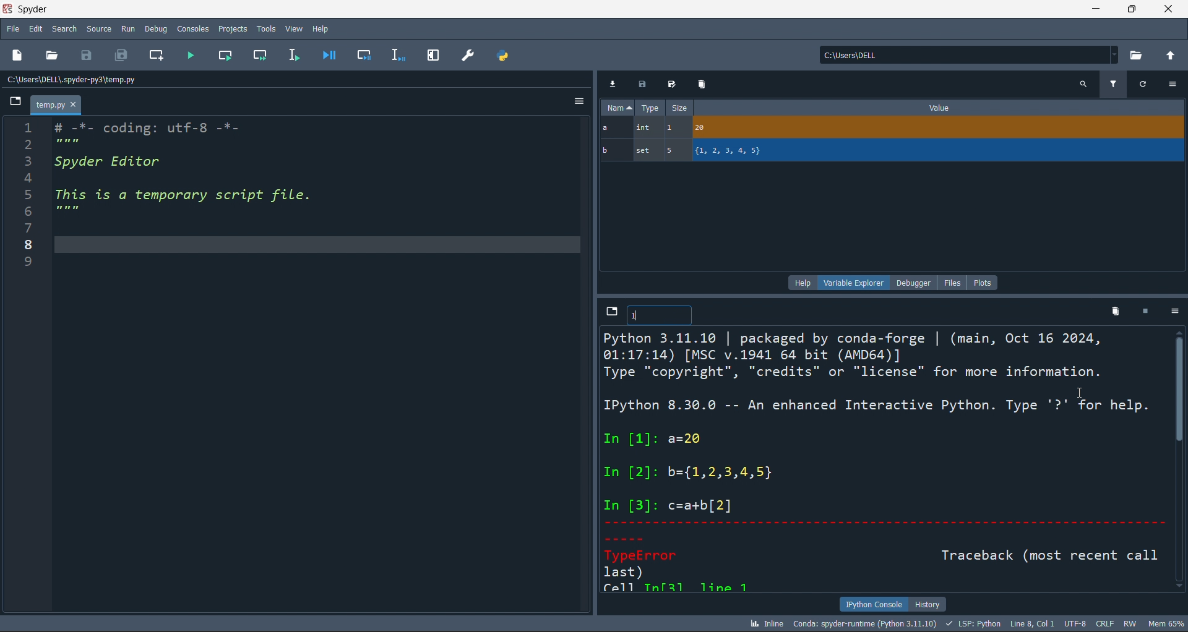 The height and width of the screenshot is (632, 1188). I want to click on minimize, so click(1094, 9).